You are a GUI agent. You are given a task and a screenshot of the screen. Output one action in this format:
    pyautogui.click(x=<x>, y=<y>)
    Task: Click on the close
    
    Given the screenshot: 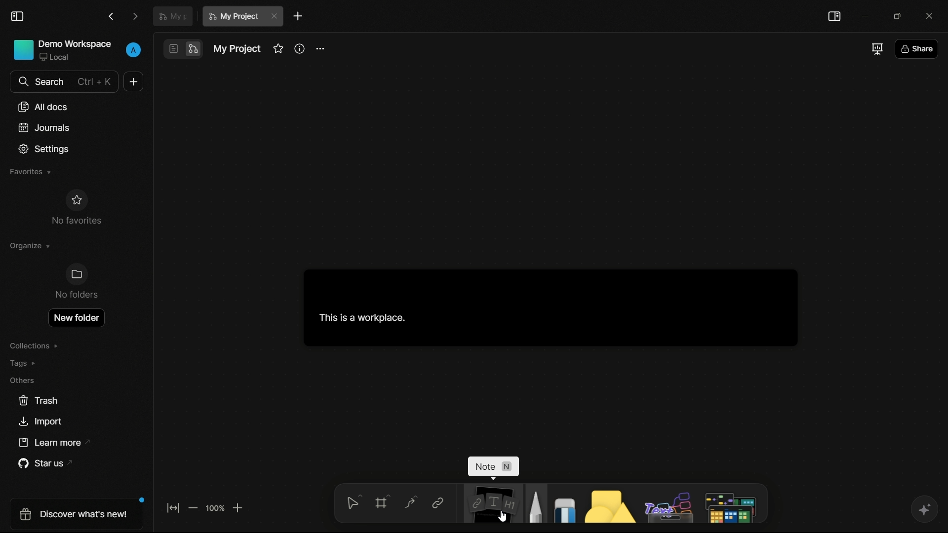 What is the action you would take?
    pyautogui.click(x=275, y=16)
    